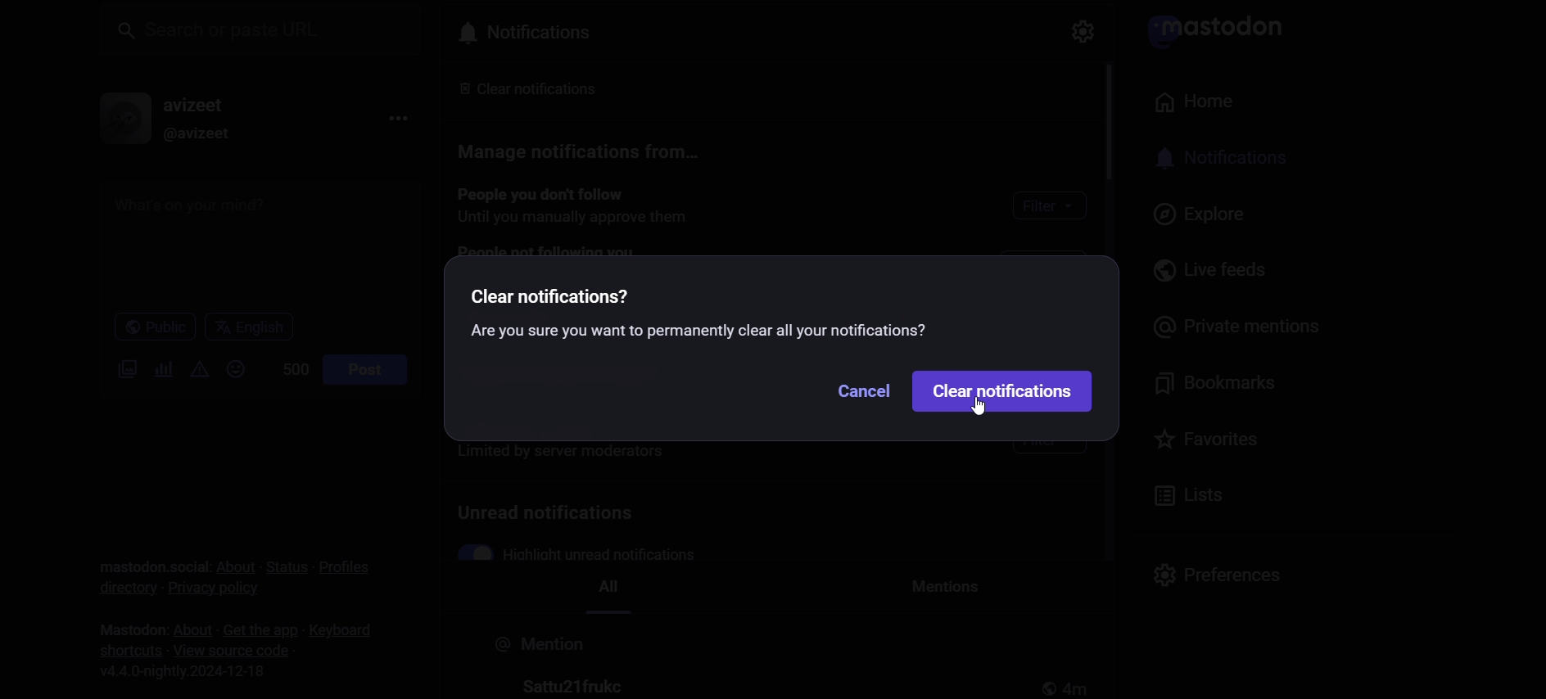  I want to click on cursor, so click(978, 410).